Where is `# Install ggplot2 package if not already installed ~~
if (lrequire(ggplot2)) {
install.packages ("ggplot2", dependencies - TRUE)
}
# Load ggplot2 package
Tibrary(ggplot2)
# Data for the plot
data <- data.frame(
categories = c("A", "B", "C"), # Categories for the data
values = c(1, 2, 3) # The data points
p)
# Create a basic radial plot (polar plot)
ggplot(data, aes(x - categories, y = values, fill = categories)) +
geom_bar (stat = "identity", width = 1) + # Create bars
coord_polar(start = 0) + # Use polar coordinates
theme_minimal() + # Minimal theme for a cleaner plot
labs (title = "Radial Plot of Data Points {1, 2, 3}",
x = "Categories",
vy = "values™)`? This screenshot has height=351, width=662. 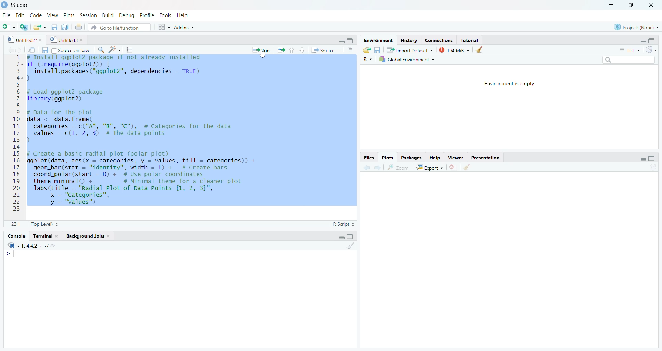
# Install ggplot2 package if not already installed ~~
if (lrequire(ggplot2)) {
install.packages ("ggplot2", dependencies - TRUE)
}
# Load ggplot2 package
Tibrary(ggplot2)
# Data for the plot
data <- data.frame(
categories = c("A", "B", "C"), # Categories for the data
values = c(1, 2, 3) # The data points
p)
# Create a basic radial plot (polar plot)
ggplot(data, aes(x - categories, y = values, fill = categories)) +
geom_bar (stat = "identity", width = 1) + # Create bars
coord_polar(start = 0) + # Use polar coordinates
theme_minimal() + # Minimal theme for a cleaner plot
labs (title = "Radial Plot of Data Points {1, 2, 3}",
x = "Categories",
vy = "values™) is located at coordinates (185, 130).